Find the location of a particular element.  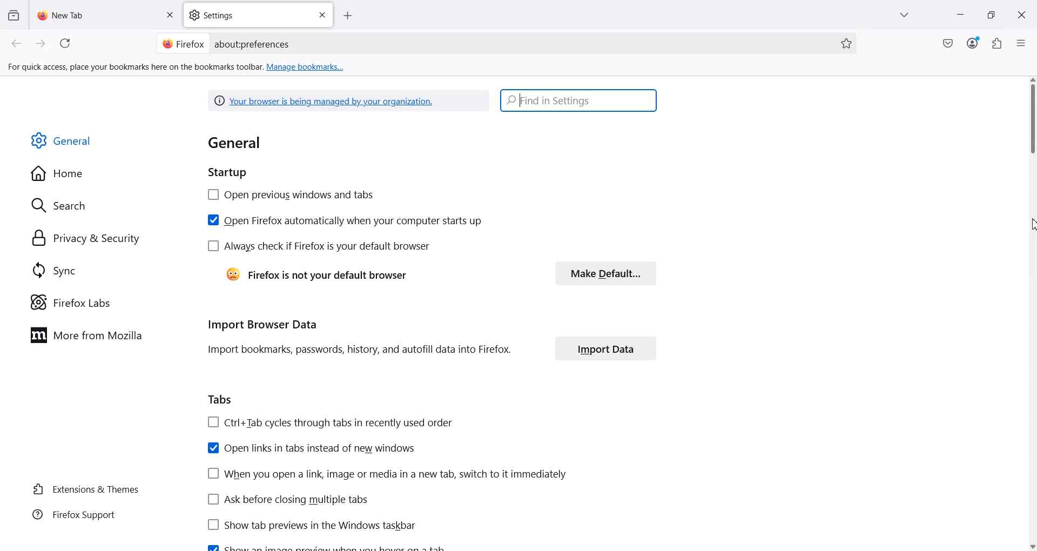

Import Data is located at coordinates (606, 348).